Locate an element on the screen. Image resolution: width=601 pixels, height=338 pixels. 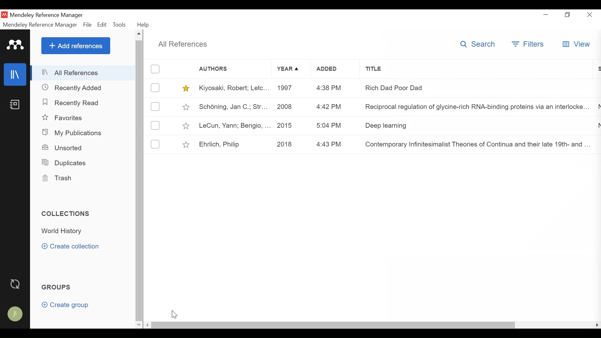
Recently Closed is located at coordinates (73, 104).